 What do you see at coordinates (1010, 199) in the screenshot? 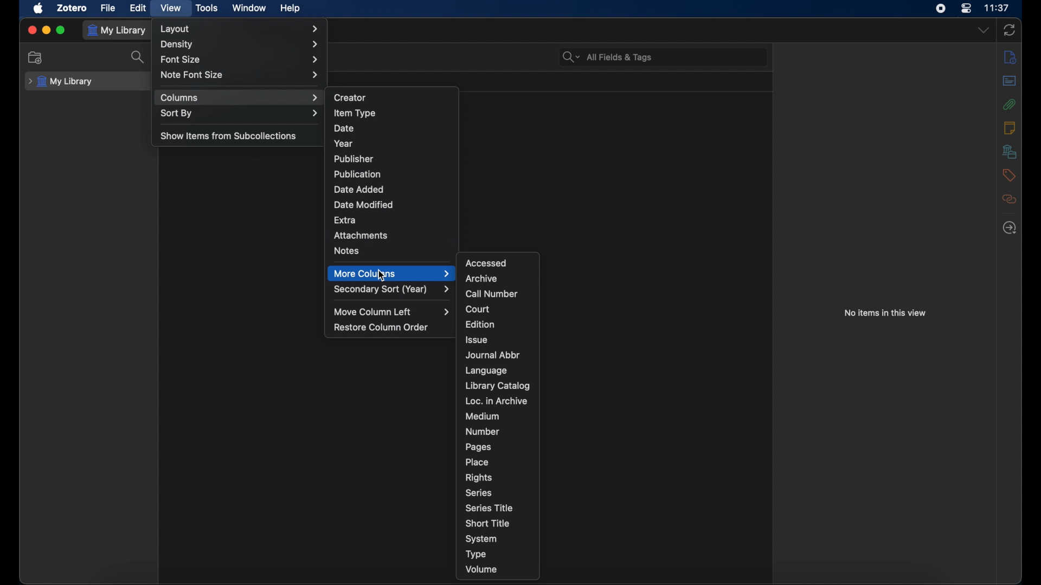
I see `related` at bounding box center [1010, 199].